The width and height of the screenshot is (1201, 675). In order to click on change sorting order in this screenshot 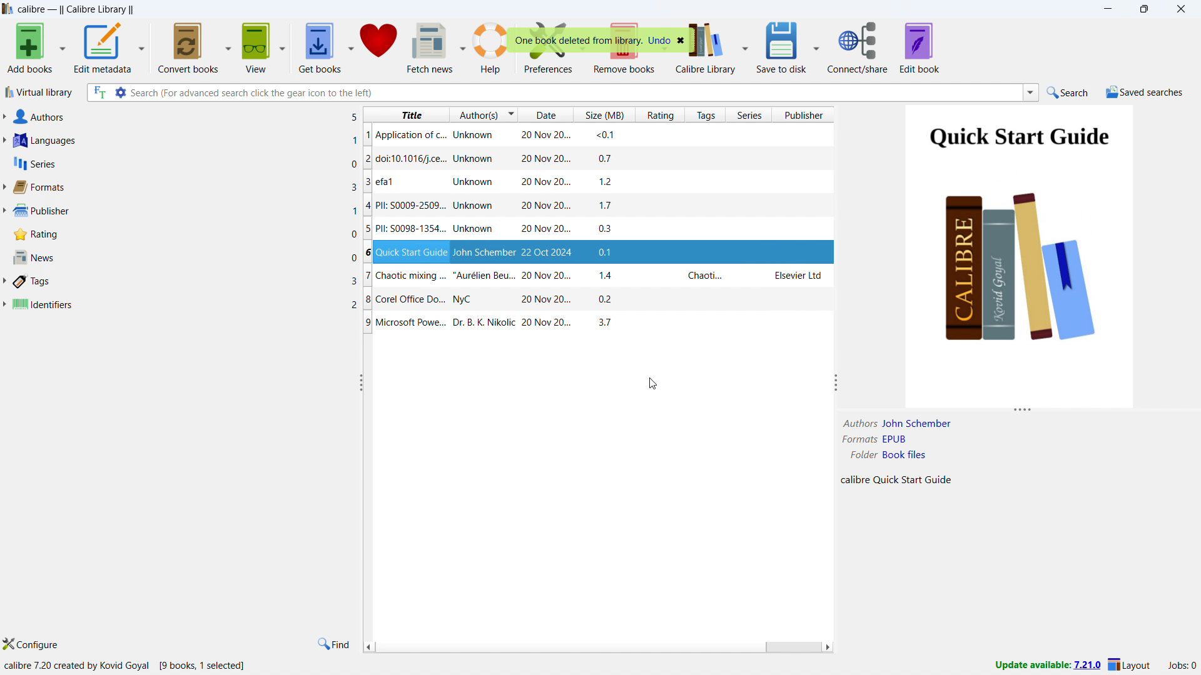, I will do `click(516, 114)`.